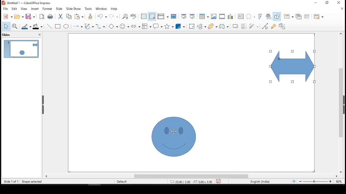 Image resolution: width=346 pixels, height=194 pixels. I want to click on toggle point edit mode, so click(265, 27).